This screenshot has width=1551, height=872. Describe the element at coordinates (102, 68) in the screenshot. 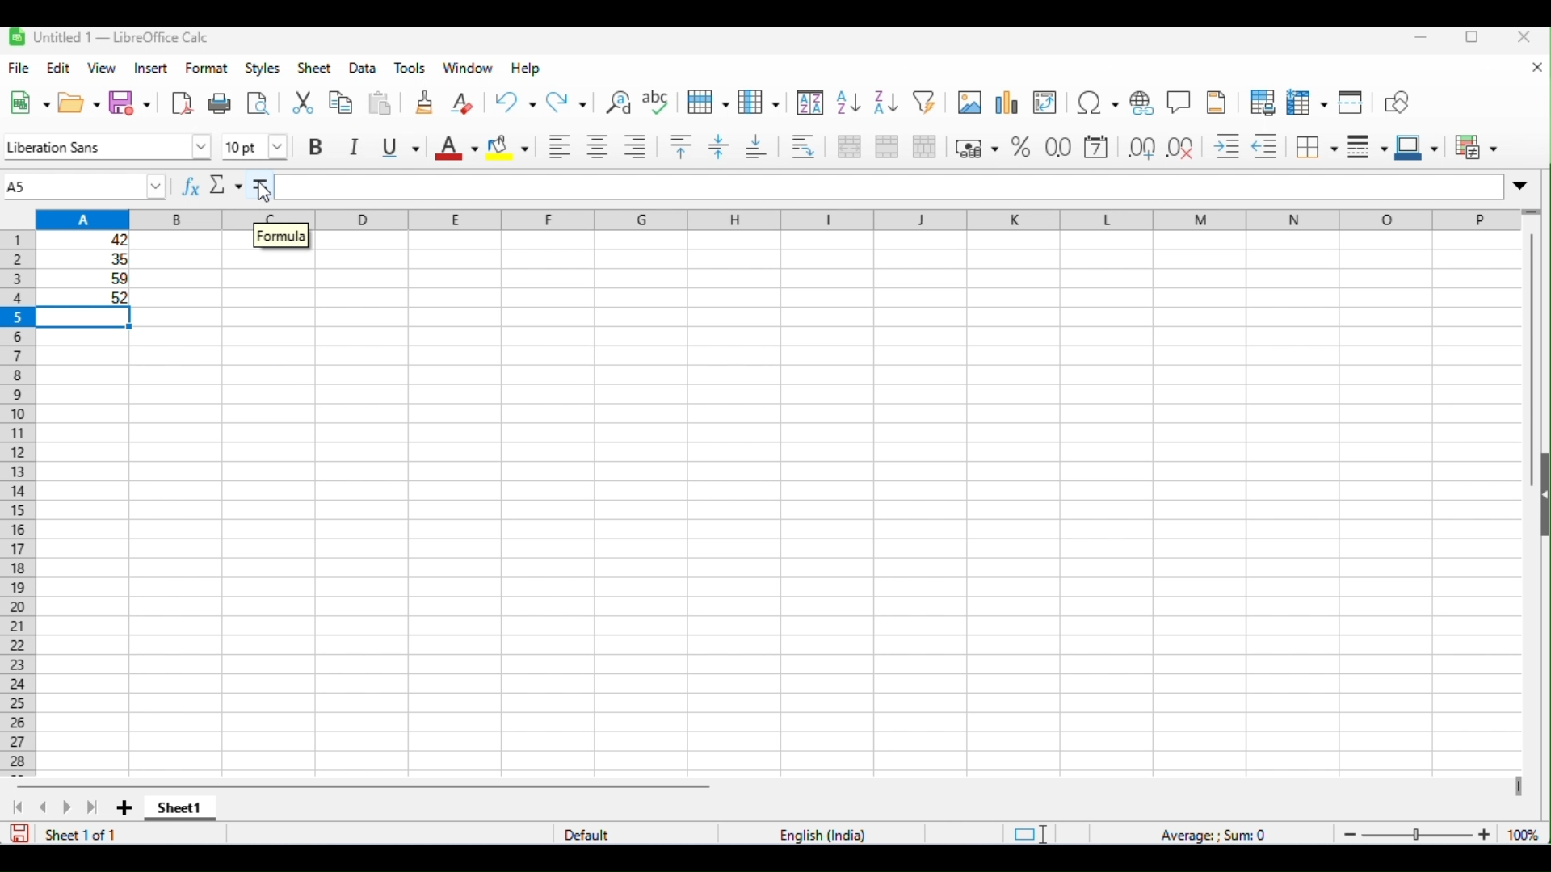

I see `view` at that location.